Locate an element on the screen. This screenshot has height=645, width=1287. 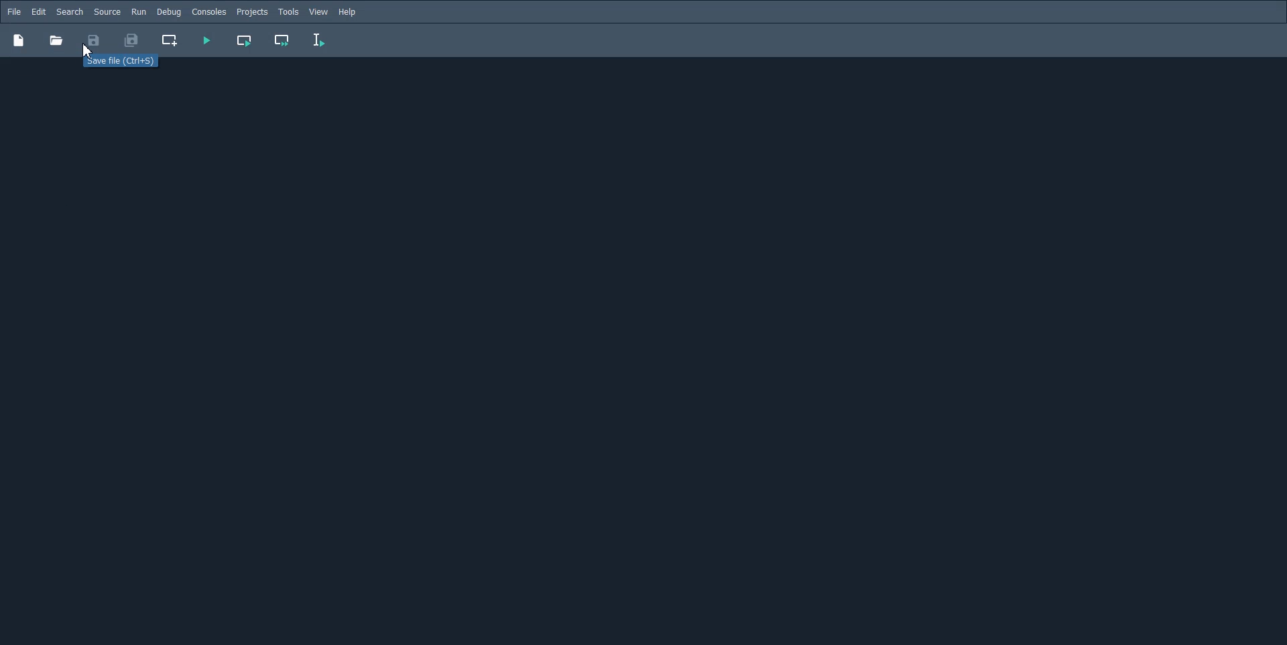
File is located at coordinates (14, 11).